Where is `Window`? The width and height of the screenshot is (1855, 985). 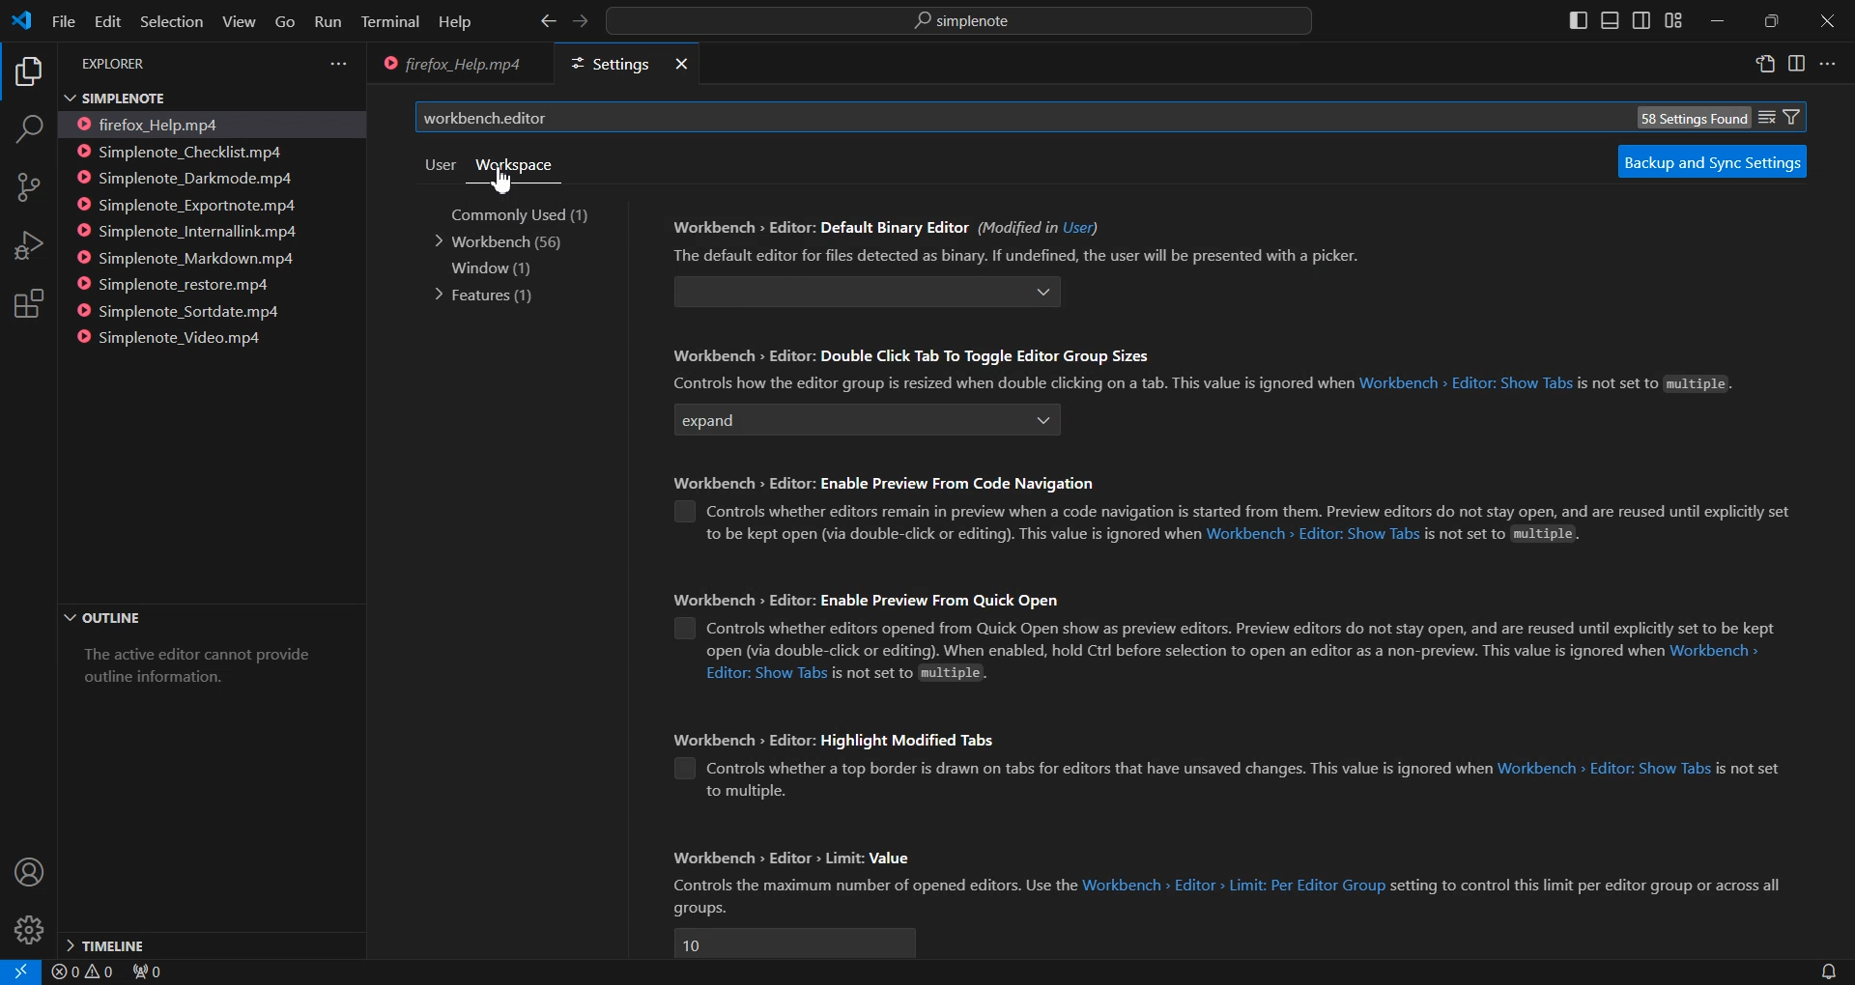
Window is located at coordinates (490, 267).